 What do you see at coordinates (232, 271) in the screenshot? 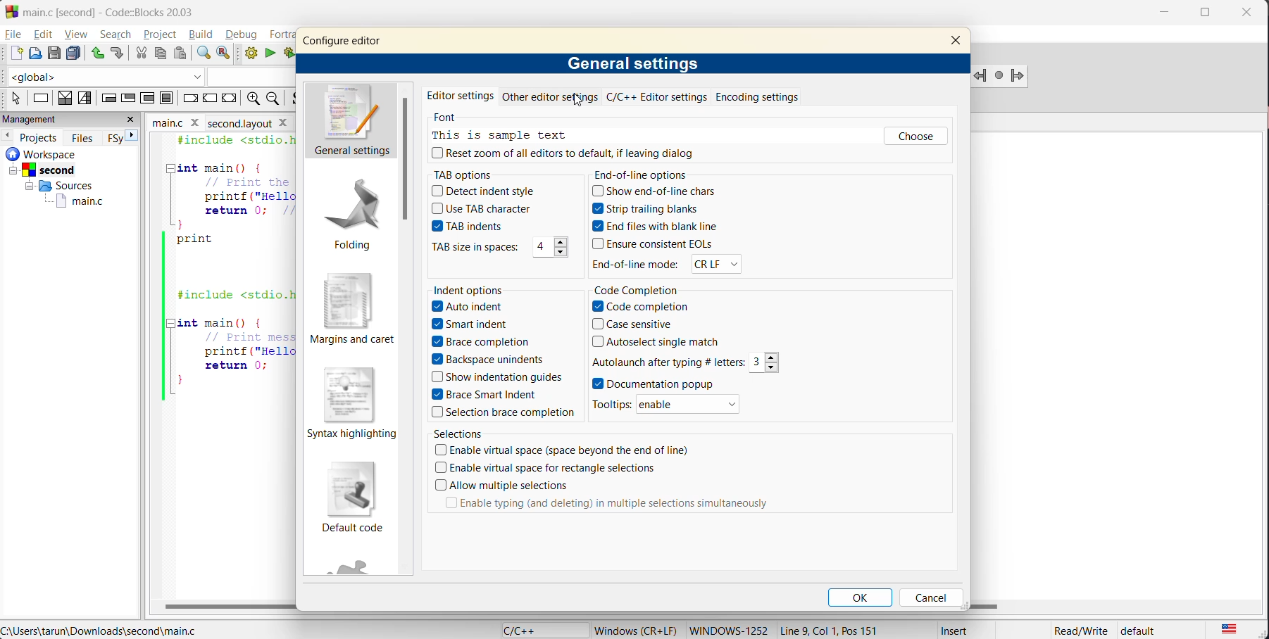
I see `#include <stdio.h> 2 3  int main() {4 Print the Hello, World message5) printf ("Hello, World!\n");6 return 0; Return success7 }8 print5 ||10112 | #include <stdio.h>1314 [Tint main() (15 Print message to console16 printf ("Hello, World!\n");17 return 0;18 ||}19` at bounding box center [232, 271].